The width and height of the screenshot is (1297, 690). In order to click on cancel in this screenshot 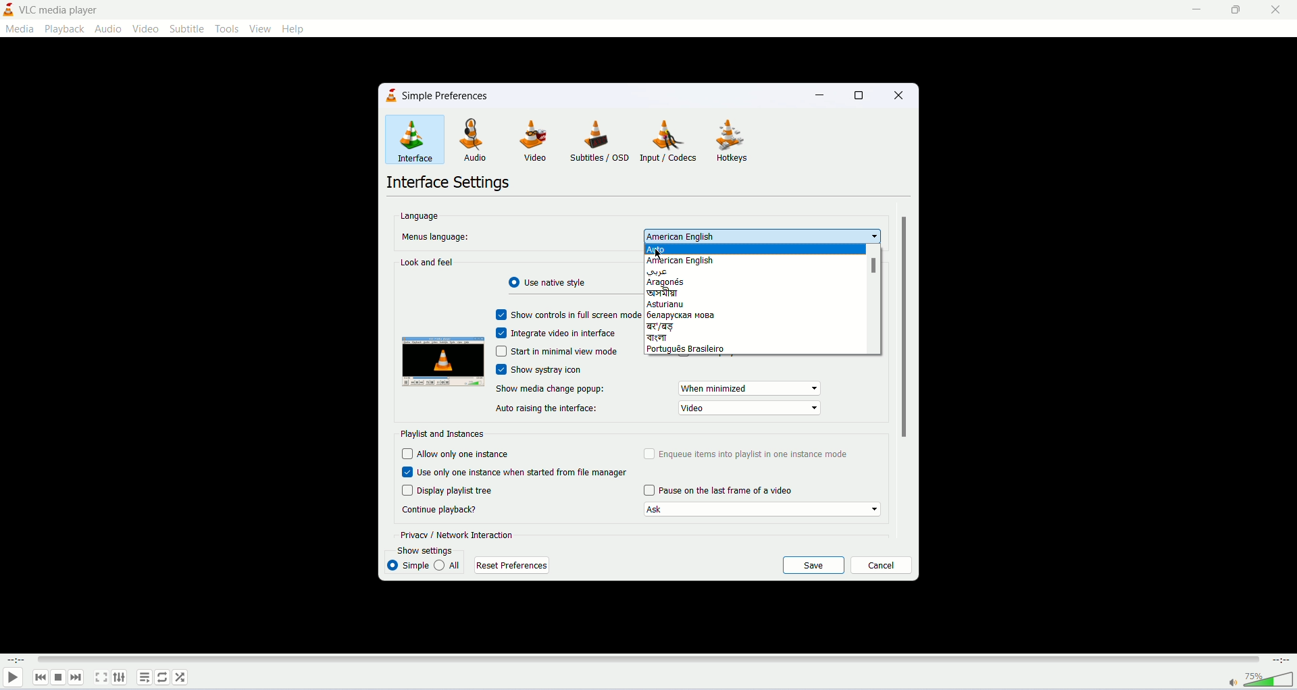, I will do `click(882, 566)`.